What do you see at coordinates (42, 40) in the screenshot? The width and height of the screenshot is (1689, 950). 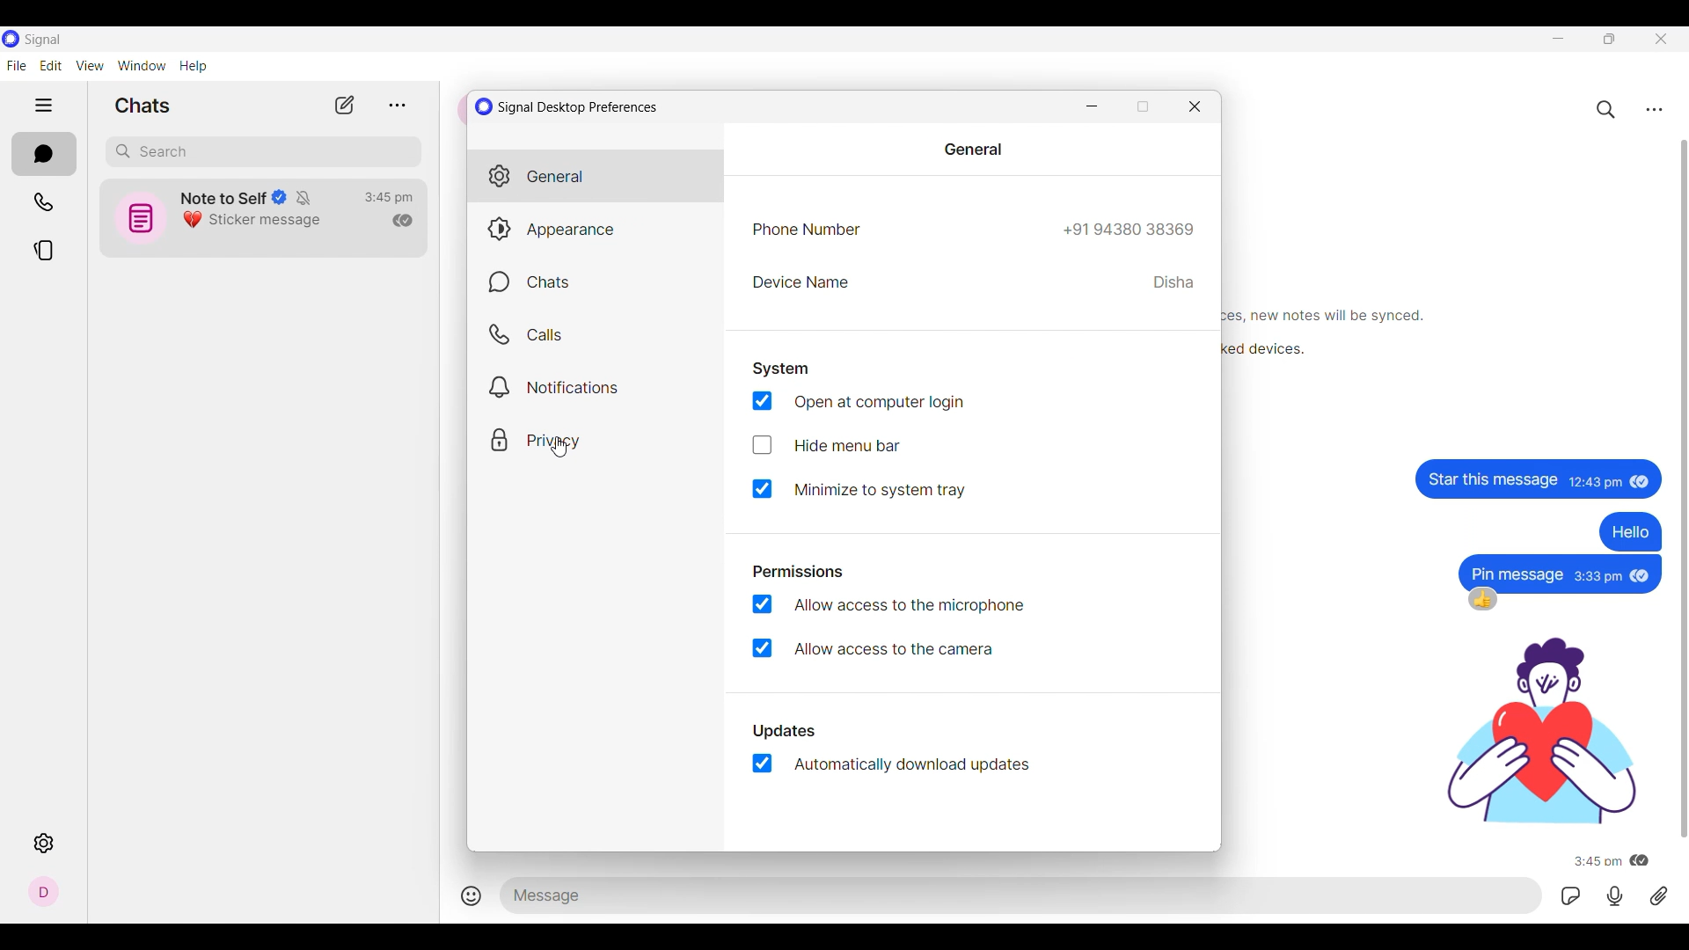 I see `Software name` at bounding box center [42, 40].